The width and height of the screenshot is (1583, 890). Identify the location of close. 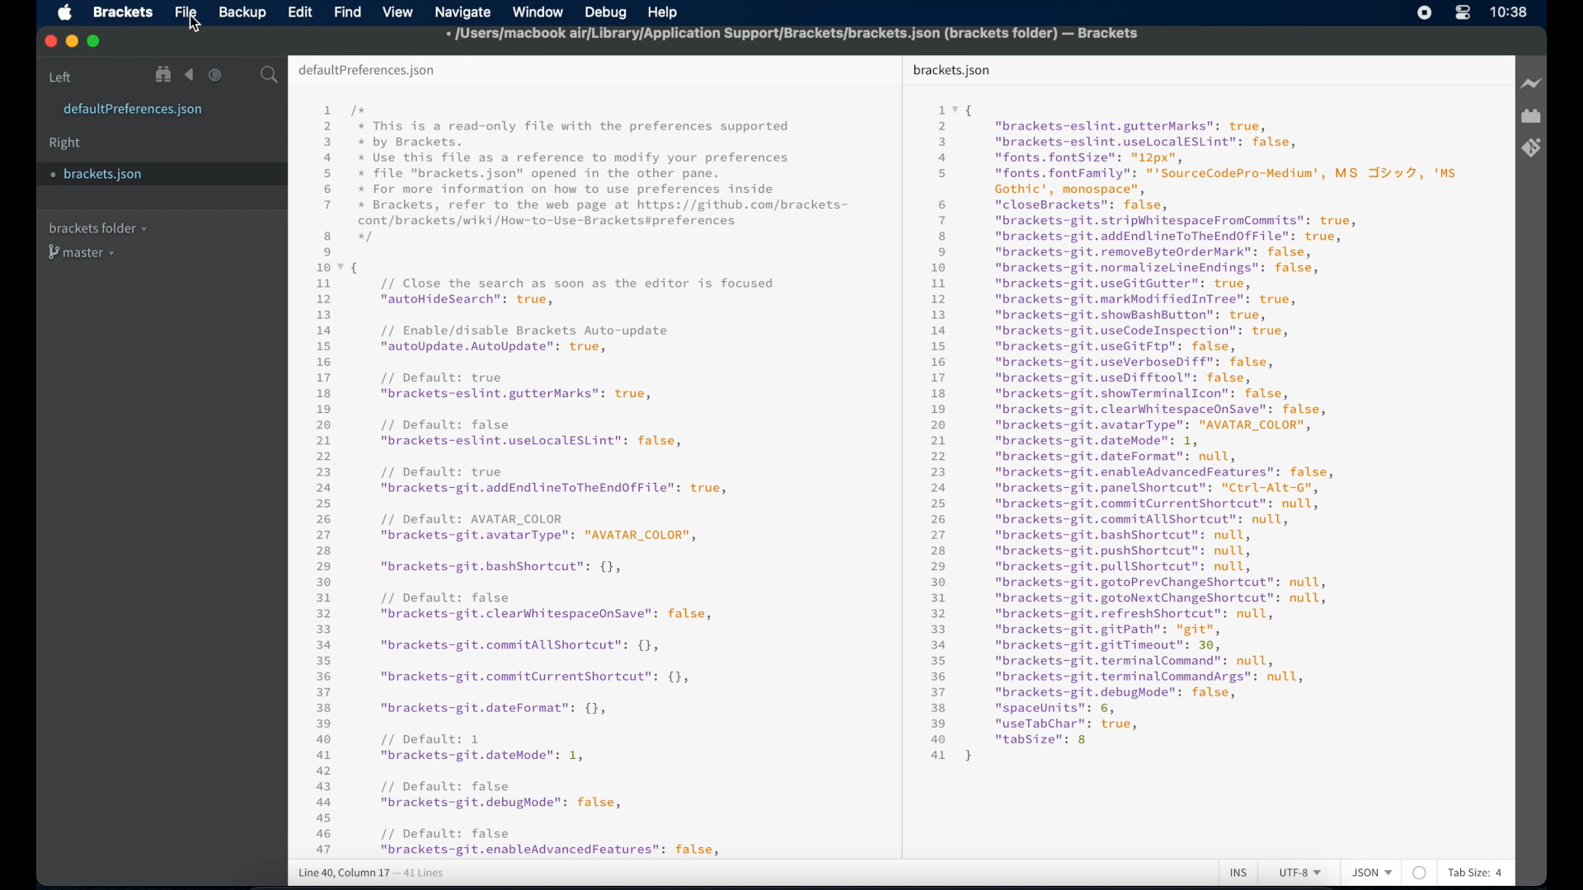
(51, 42).